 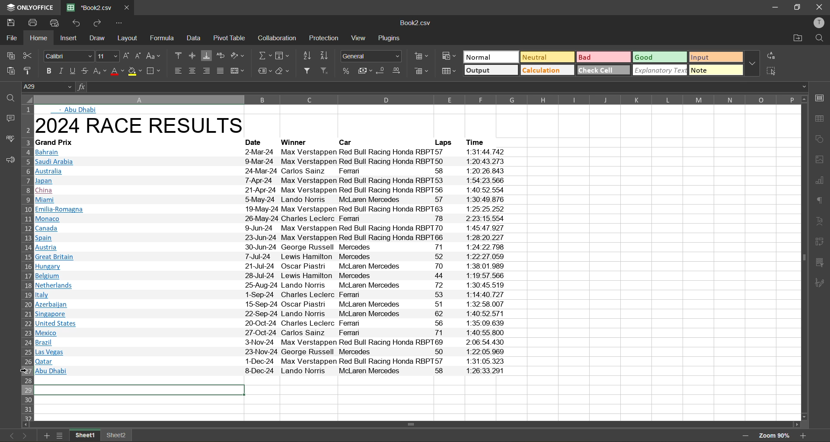 I want to click on paste, so click(x=10, y=70).